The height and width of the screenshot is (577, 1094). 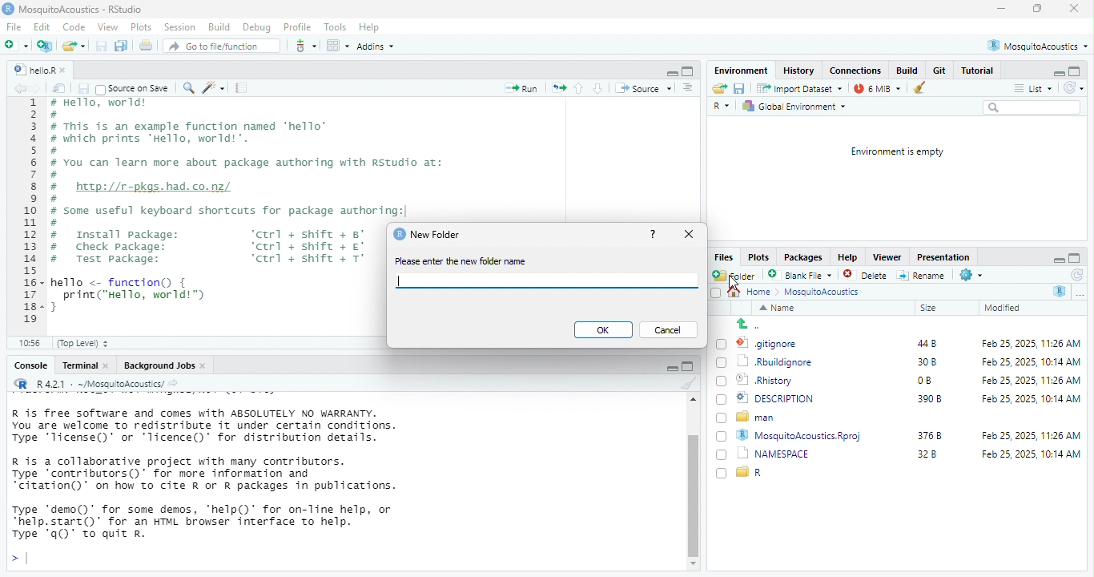 I want to click on option, so click(x=337, y=45).